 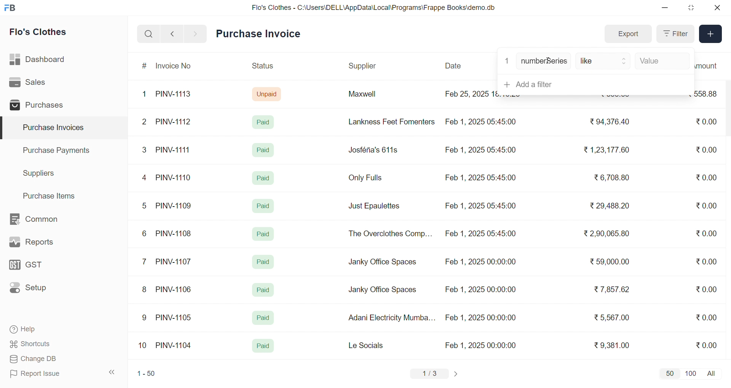 I want to click on Feb 25, 2025 18:16:25, so click(x=470, y=94).